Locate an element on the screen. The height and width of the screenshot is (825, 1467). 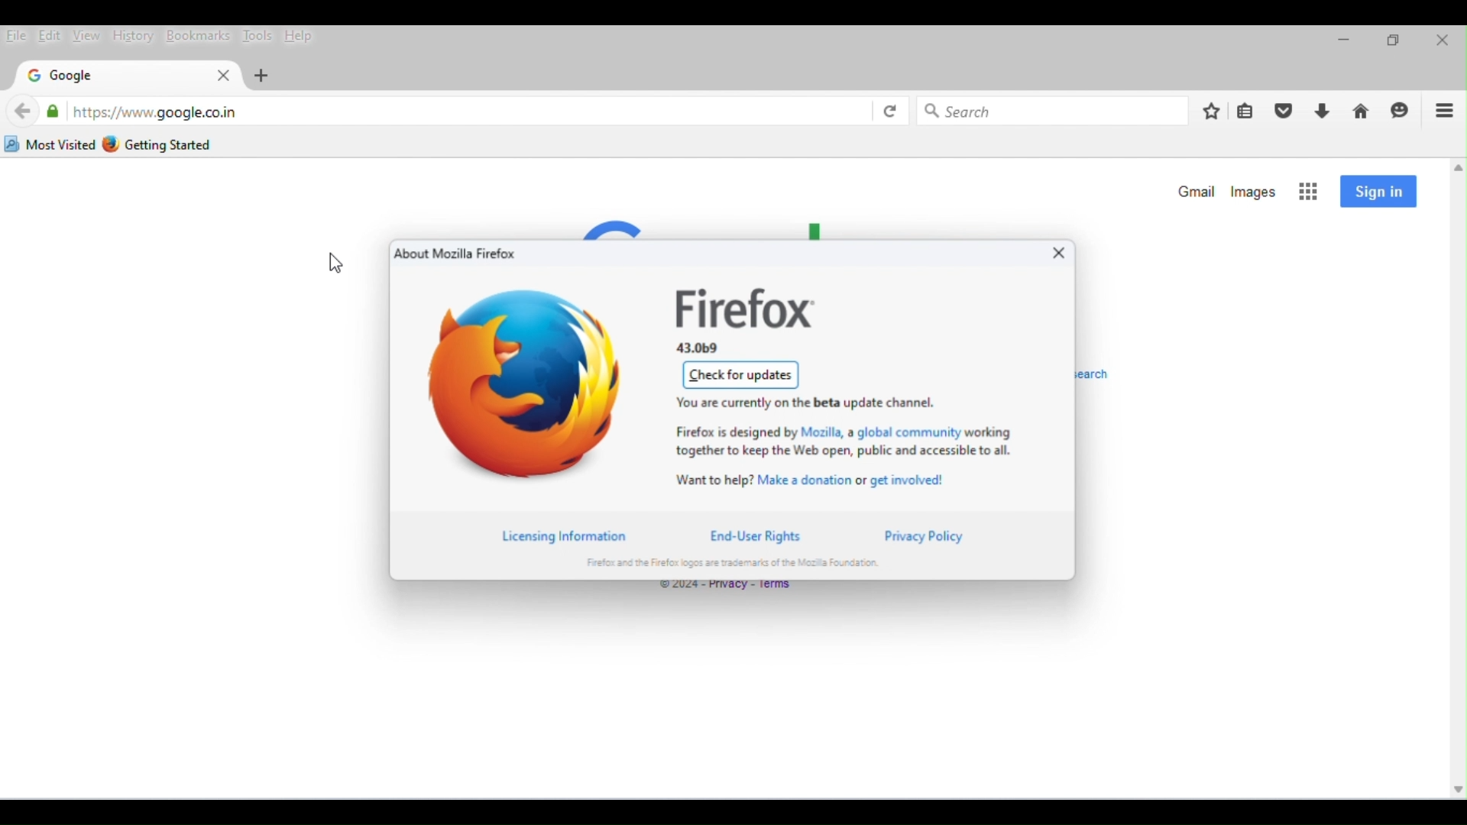
add bookmarks is located at coordinates (1211, 110).